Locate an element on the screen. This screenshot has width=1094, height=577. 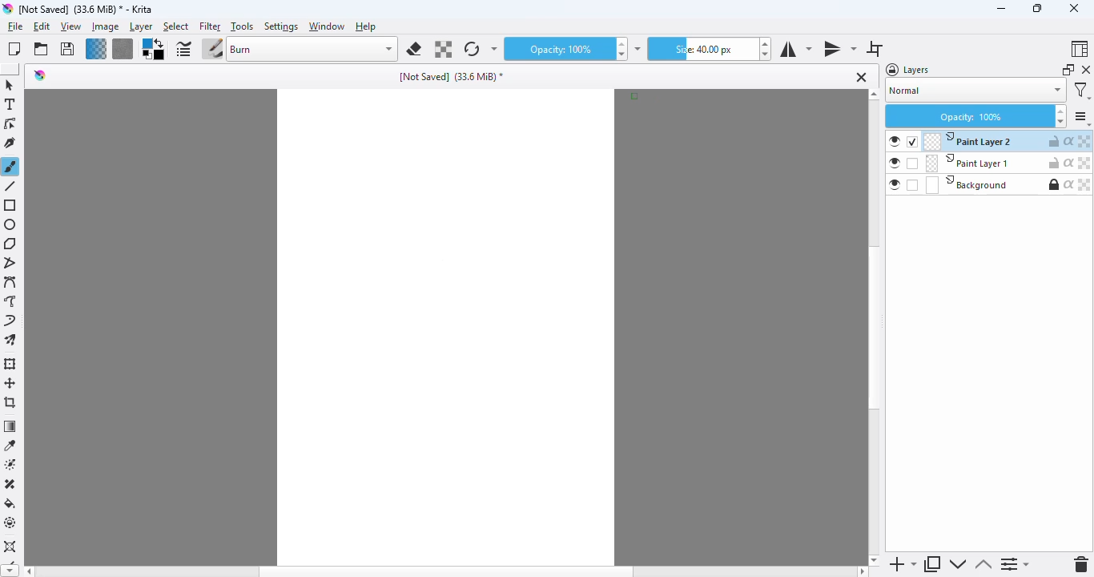
mirror tool is located at coordinates (839, 48).